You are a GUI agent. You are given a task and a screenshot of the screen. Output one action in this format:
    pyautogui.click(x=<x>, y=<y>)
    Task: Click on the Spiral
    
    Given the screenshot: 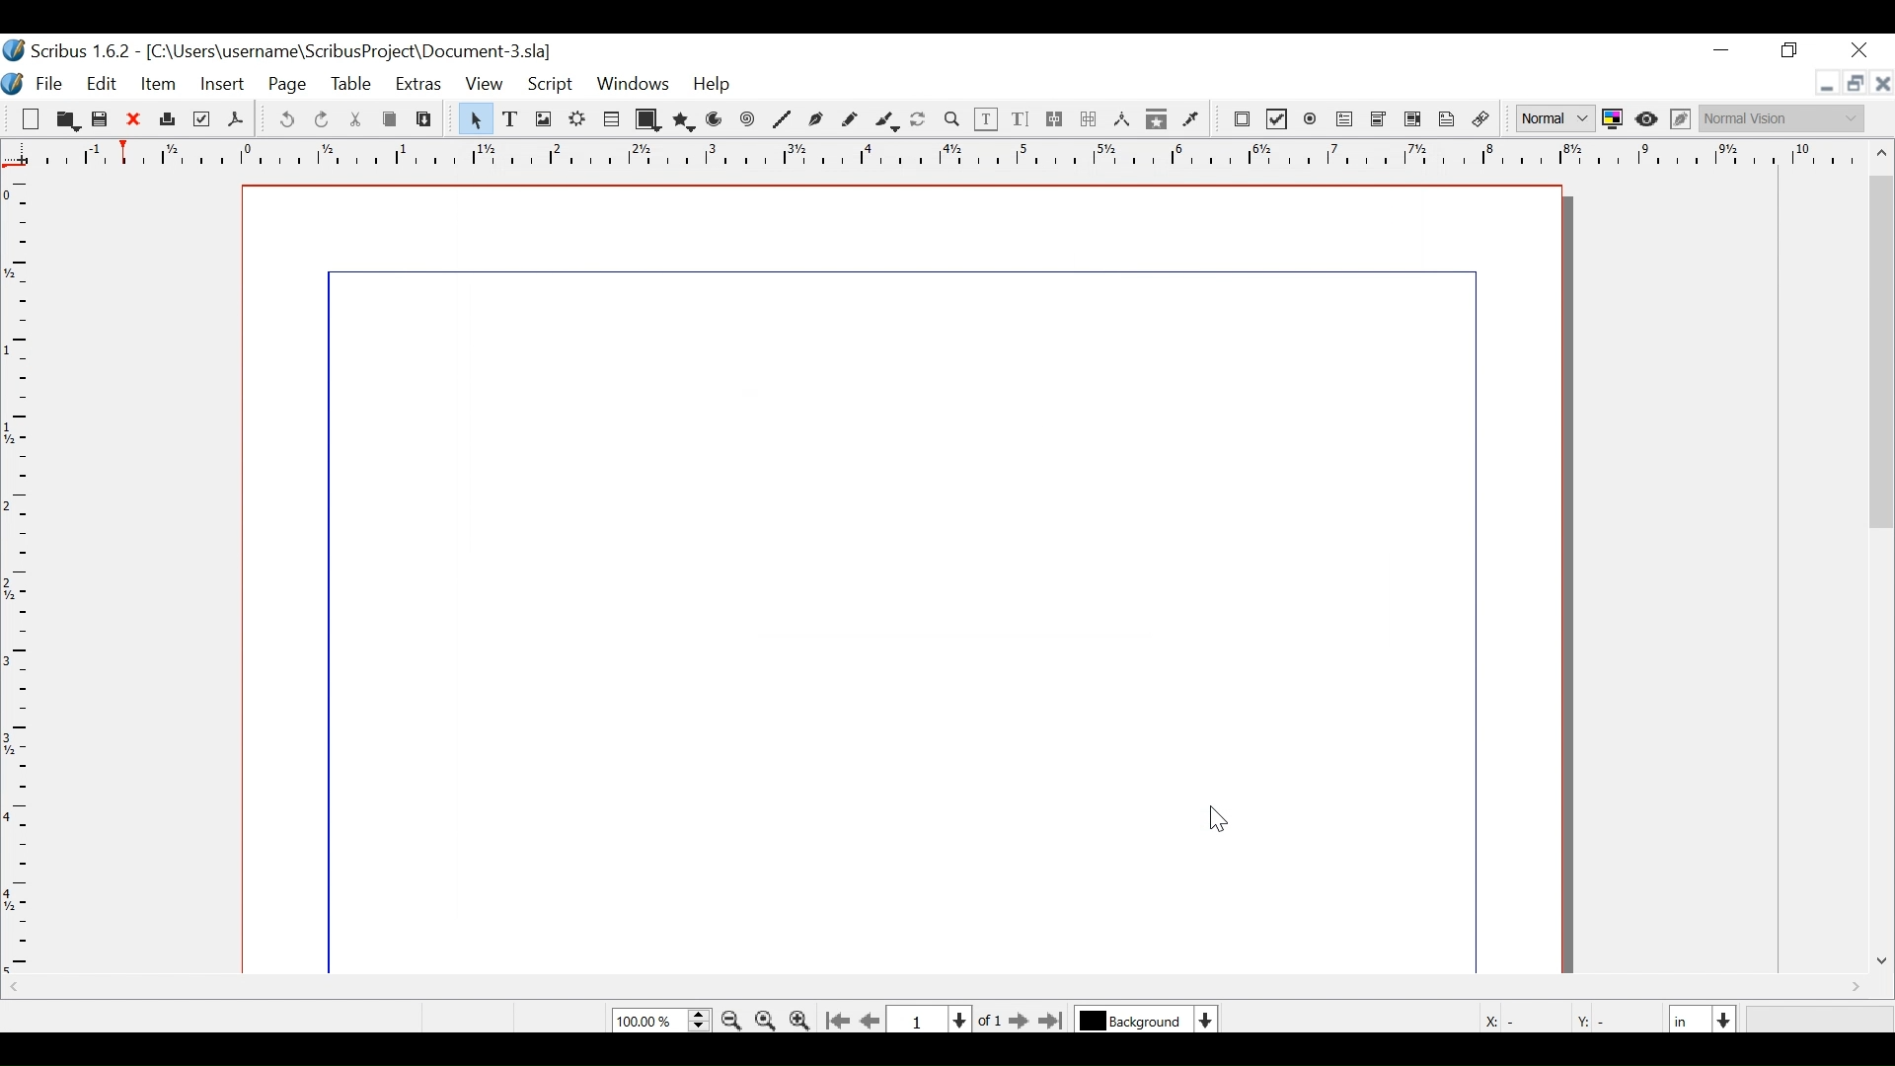 What is the action you would take?
    pyautogui.click(x=748, y=121)
    